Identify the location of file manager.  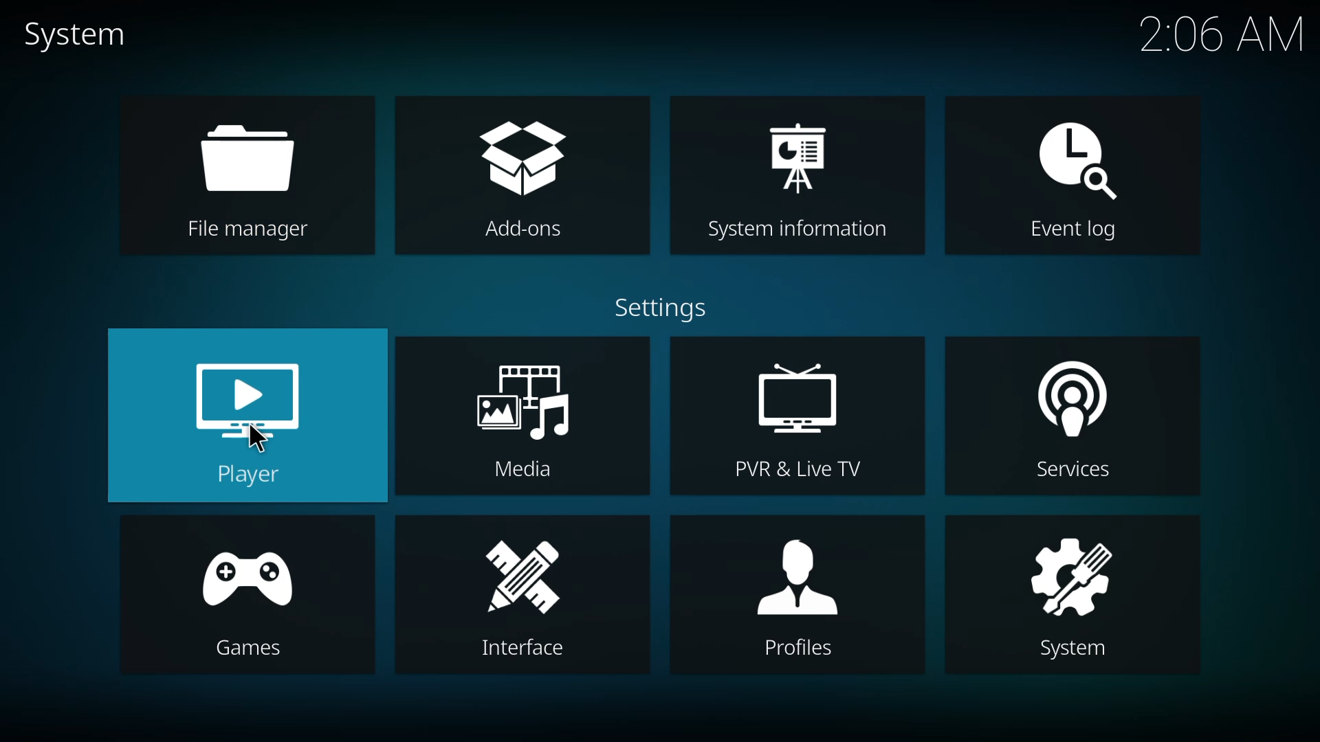
(248, 179).